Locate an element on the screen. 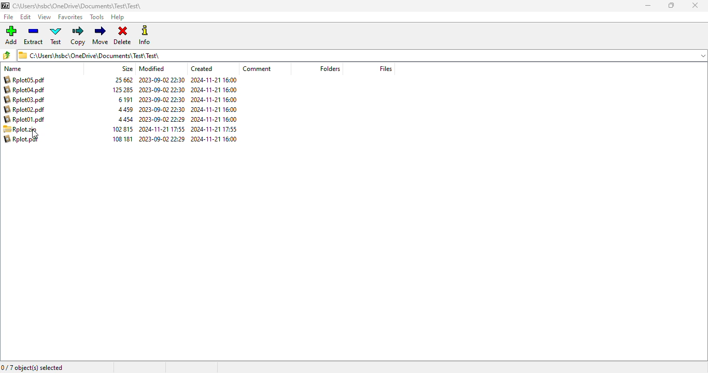 The width and height of the screenshot is (708, 373). 108 181 is located at coordinates (121, 139).